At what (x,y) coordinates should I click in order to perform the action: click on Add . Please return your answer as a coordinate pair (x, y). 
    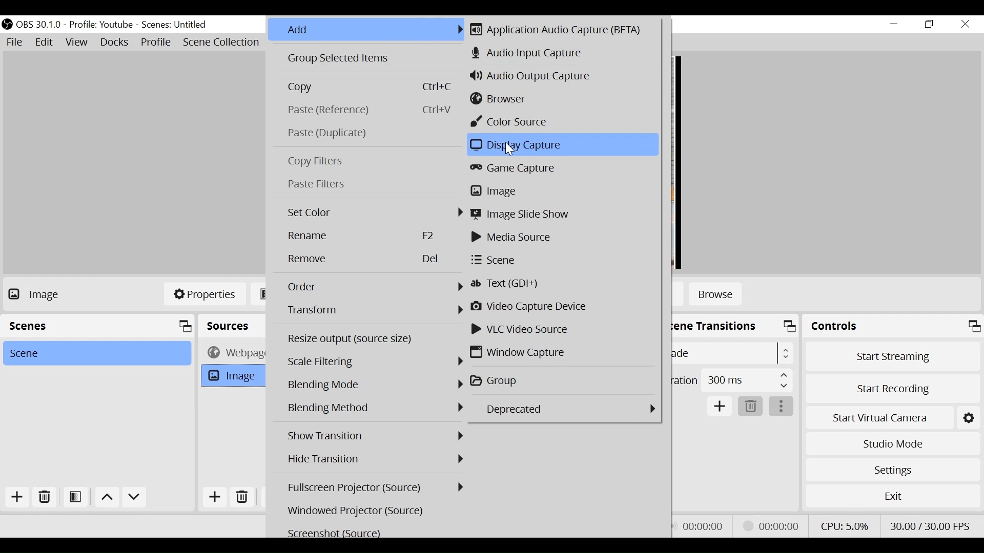
    Looking at the image, I should click on (720, 407).